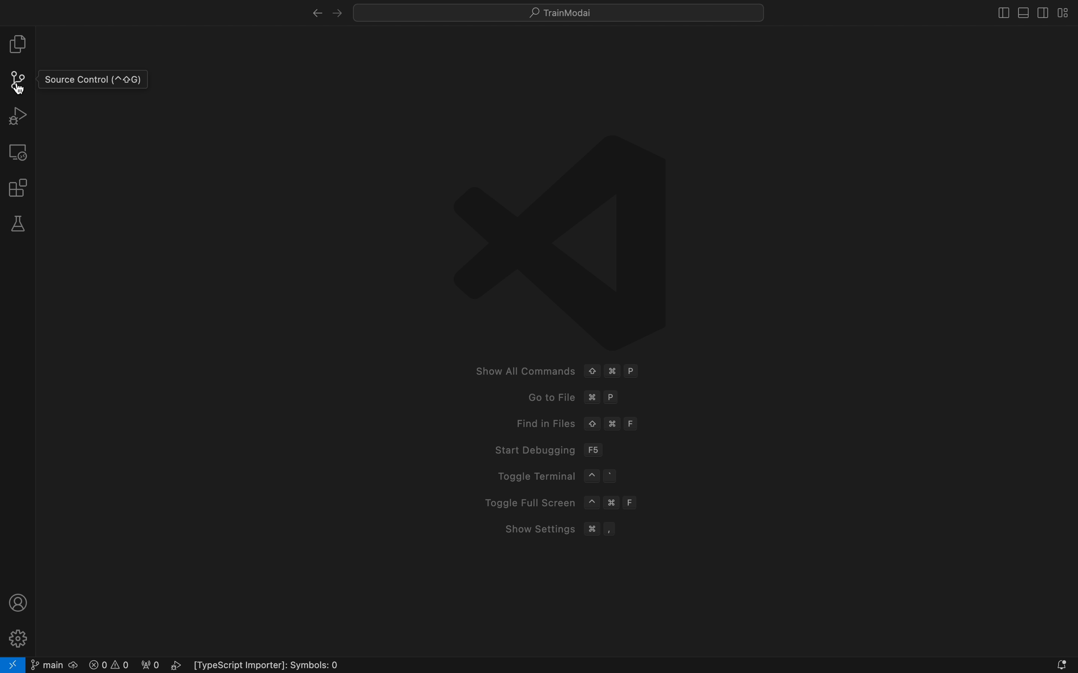 This screenshot has height=673, width=1078. Describe the element at coordinates (13, 665) in the screenshot. I see `remote open` at that location.